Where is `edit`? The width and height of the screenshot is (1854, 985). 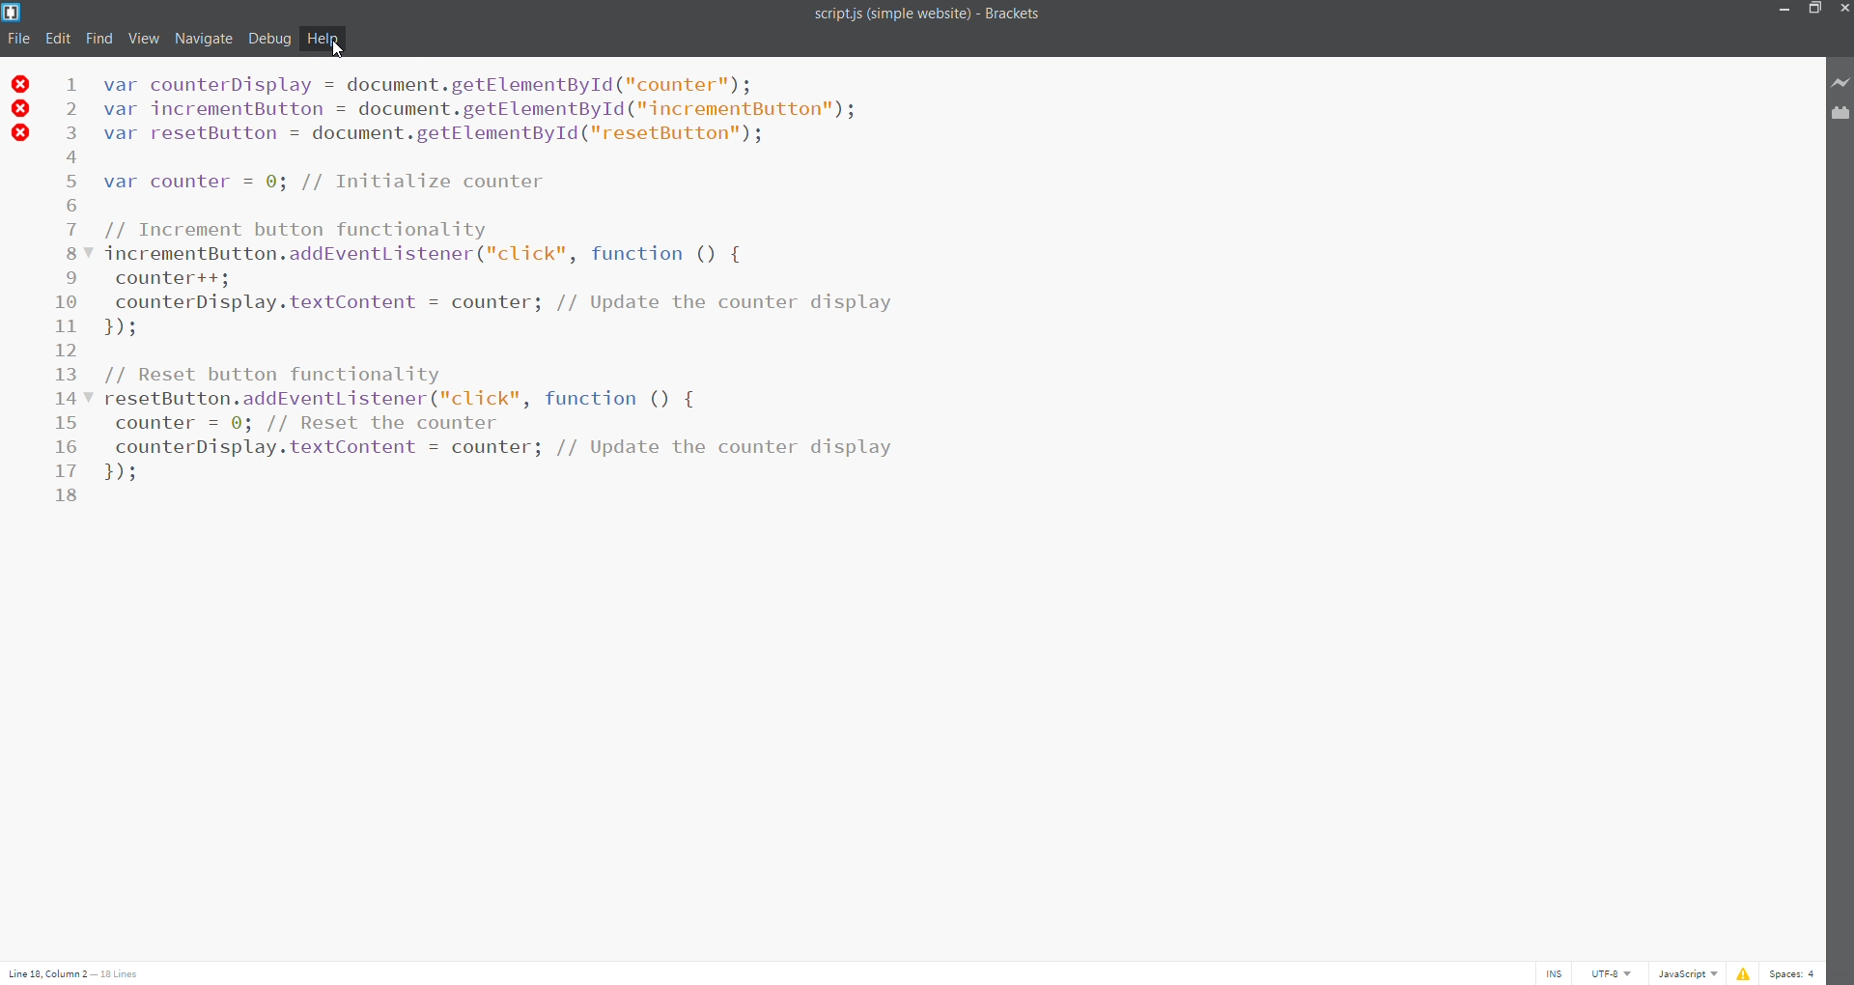
edit is located at coordinates (56, 37).